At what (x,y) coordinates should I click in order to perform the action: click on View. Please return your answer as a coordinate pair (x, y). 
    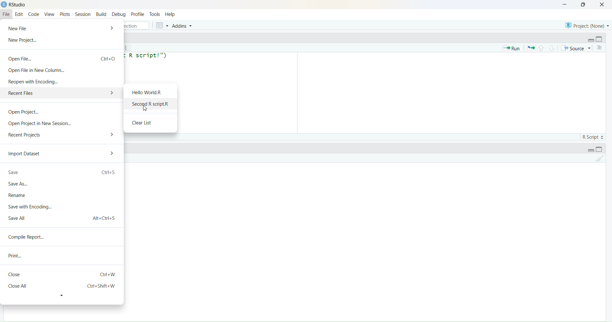
    Looking at the image, I should click on (49, 15).